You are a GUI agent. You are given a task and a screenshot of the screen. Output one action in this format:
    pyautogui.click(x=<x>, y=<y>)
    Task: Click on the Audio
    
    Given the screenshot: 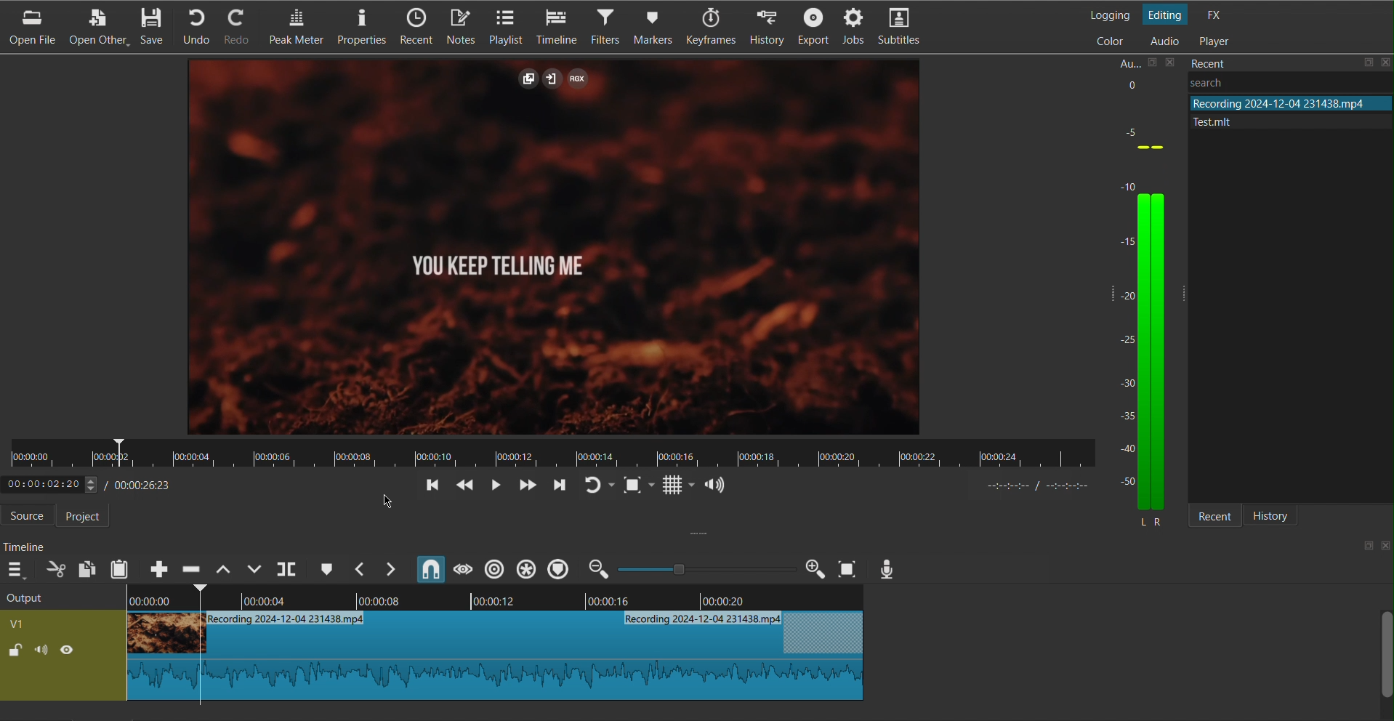 What is the action you would take?
    pyautogui.click(x=1164, y=41)
    